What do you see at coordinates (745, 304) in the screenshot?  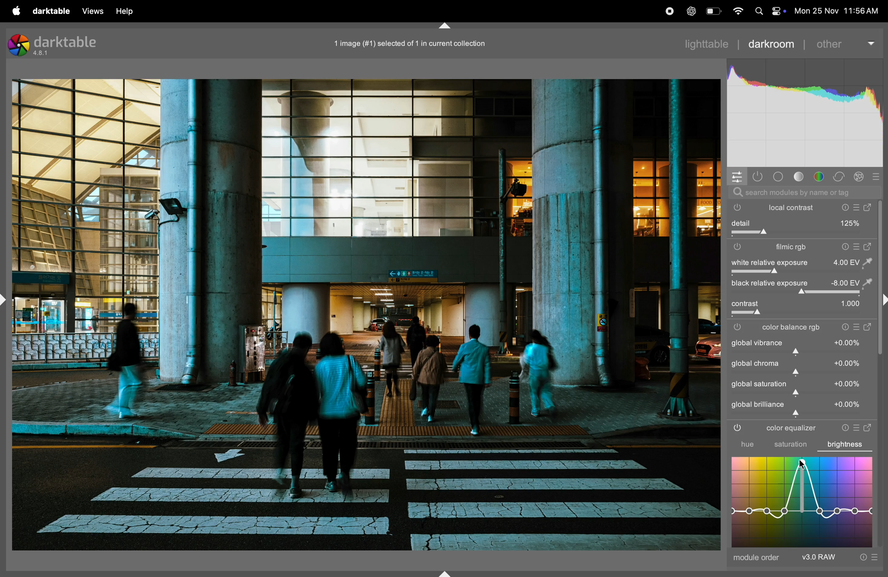 I see `toggle` at bounding box center [745, 304].